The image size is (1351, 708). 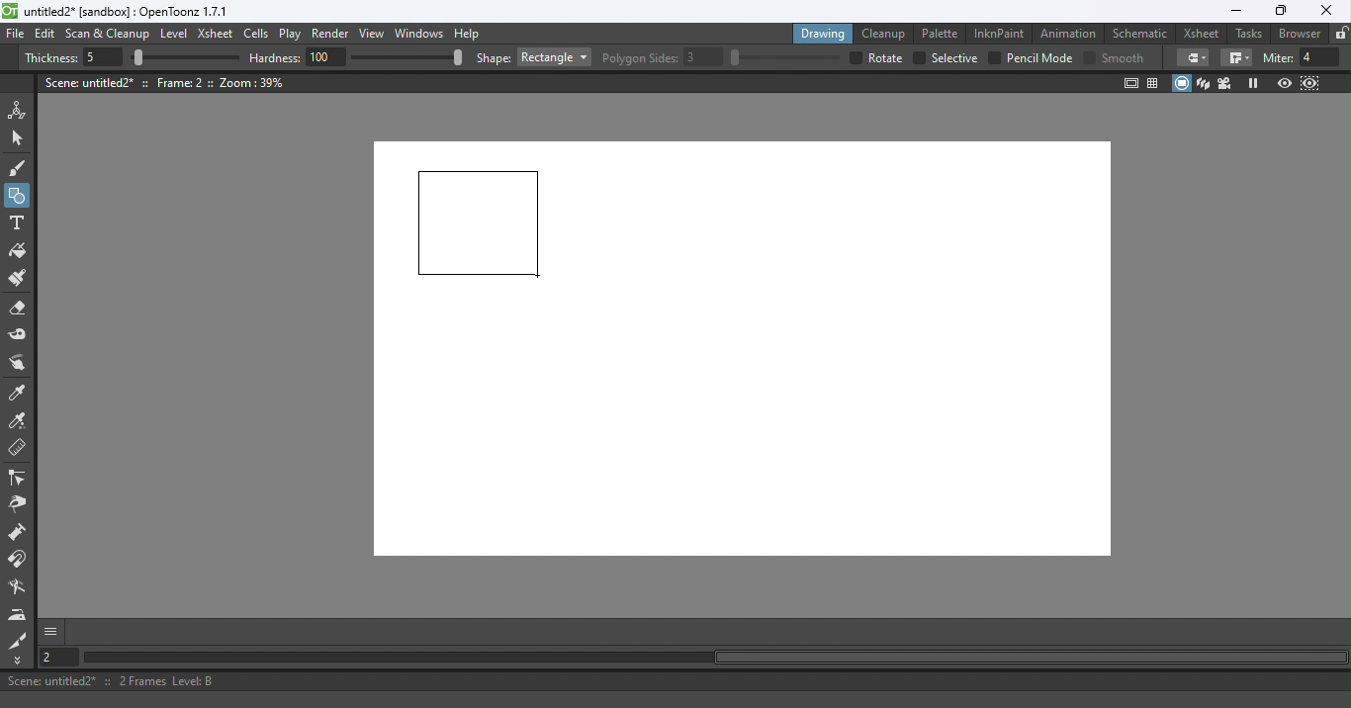 What do you see at coordinates (19, 560) in the screenshot?
I see `Magnet tool` at bounding box center [19, 560].